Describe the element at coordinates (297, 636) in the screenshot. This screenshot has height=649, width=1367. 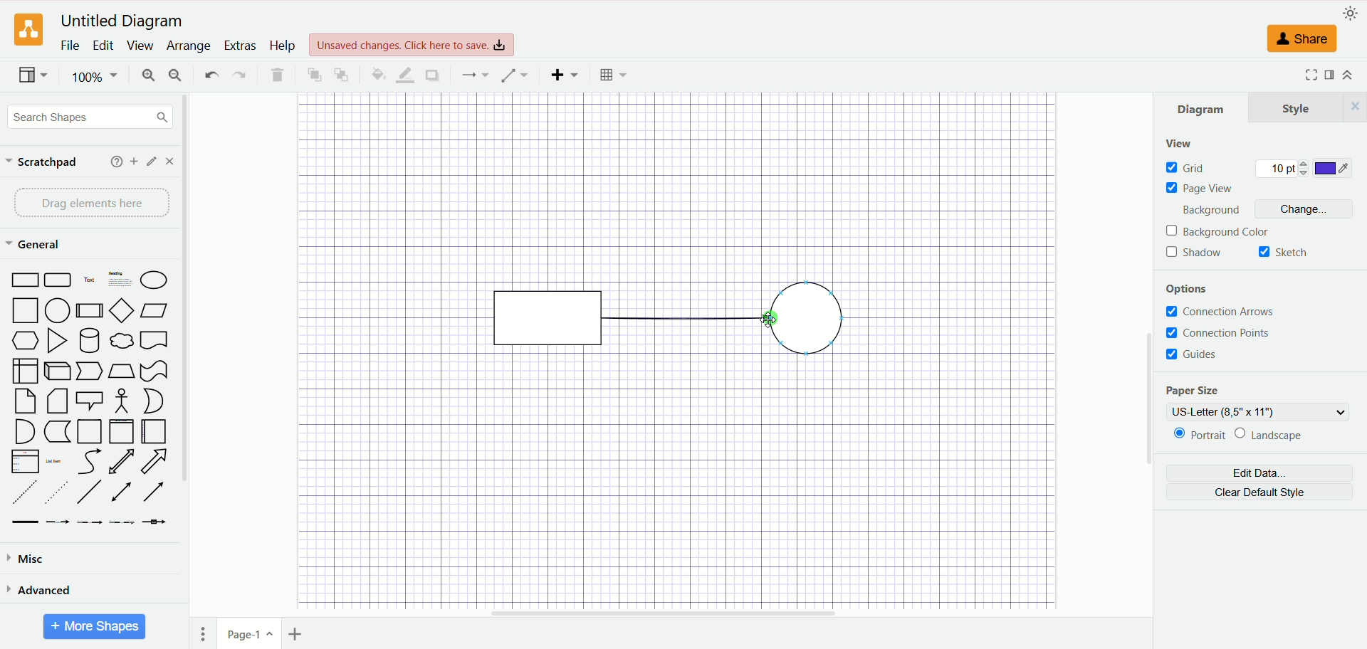
I see `insert page` at that location.